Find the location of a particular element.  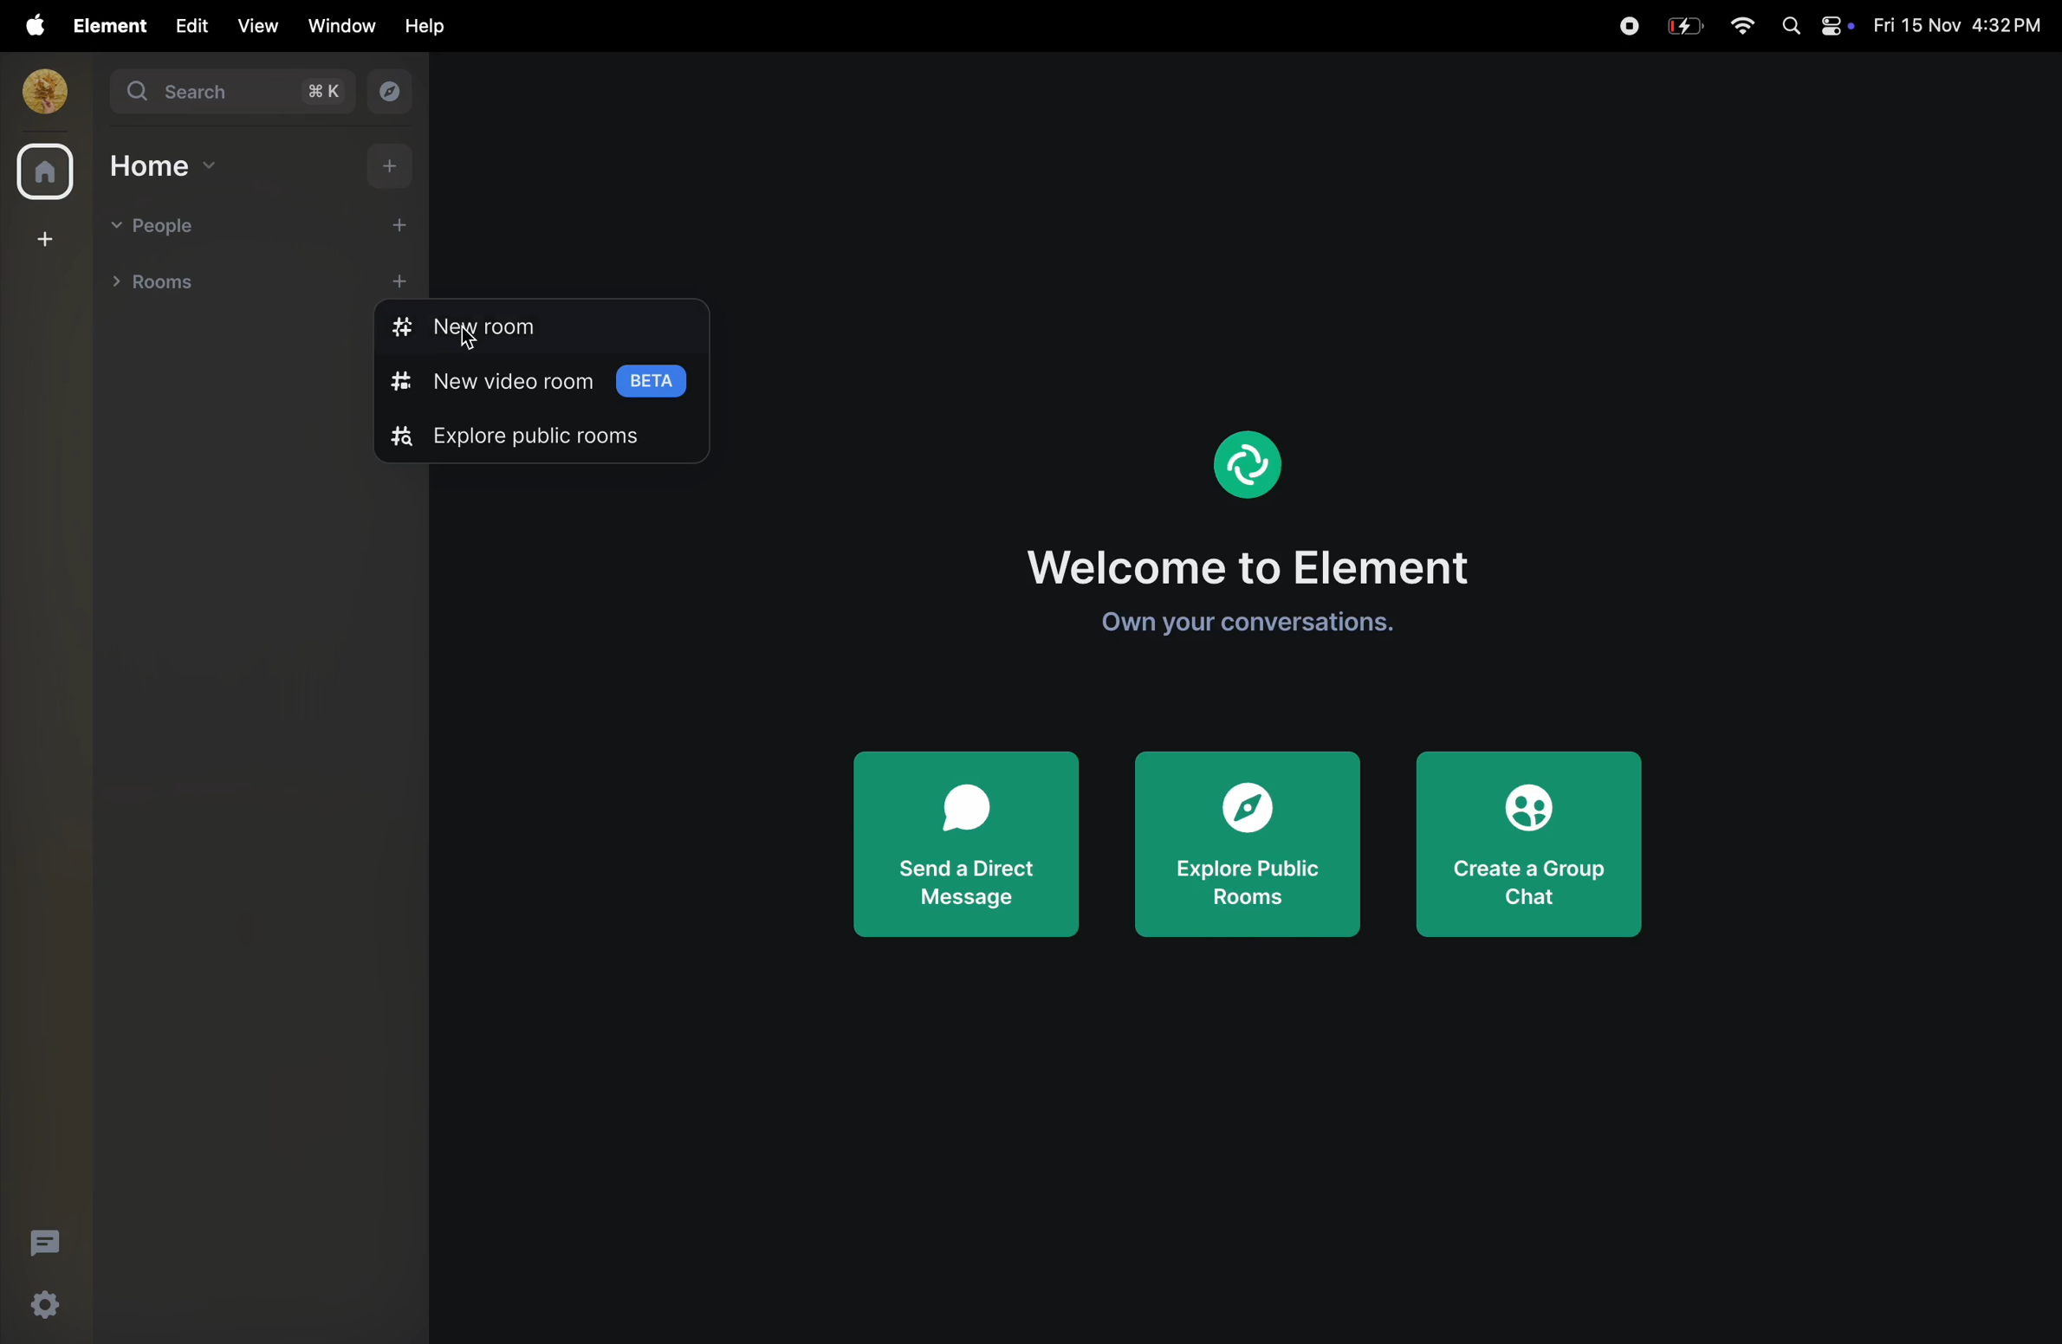

new room  is located at coordinates (503, 329).